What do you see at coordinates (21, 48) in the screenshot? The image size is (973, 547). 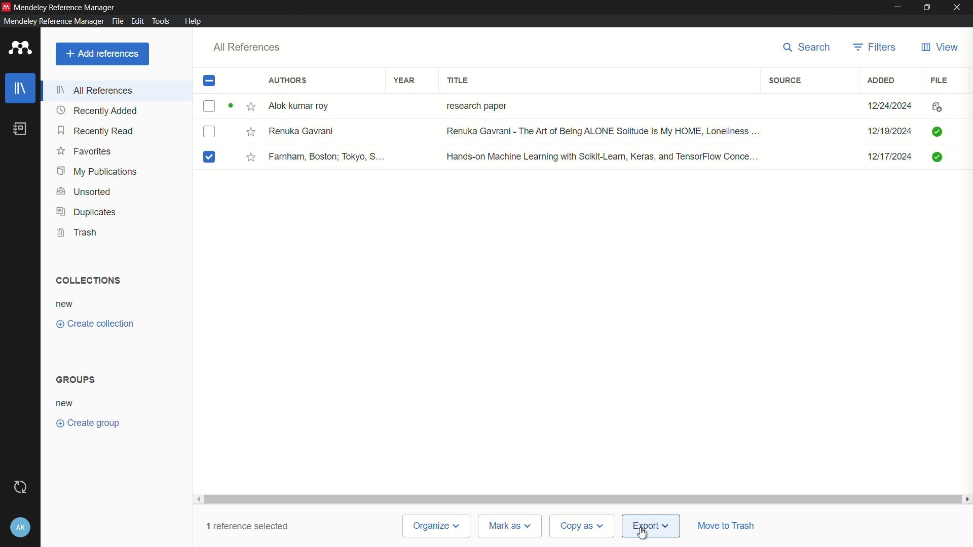 I see `app icon` at bounding box center [21, 48].